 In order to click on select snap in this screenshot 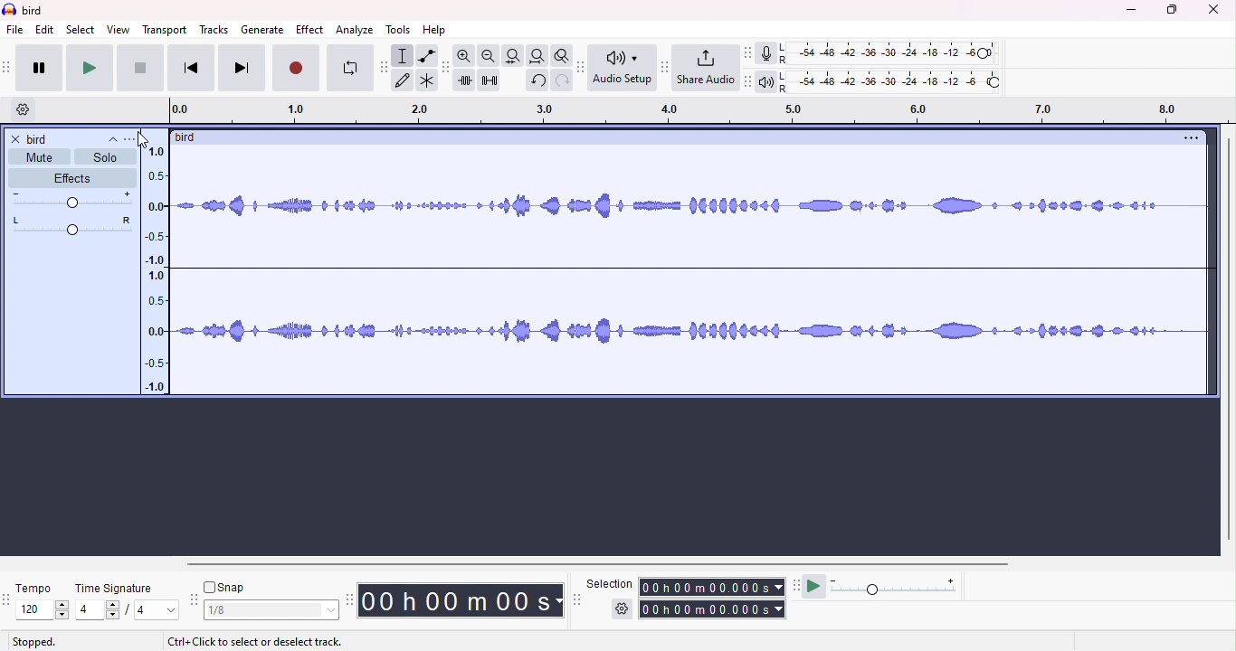, I will do `click(273, 610)`.